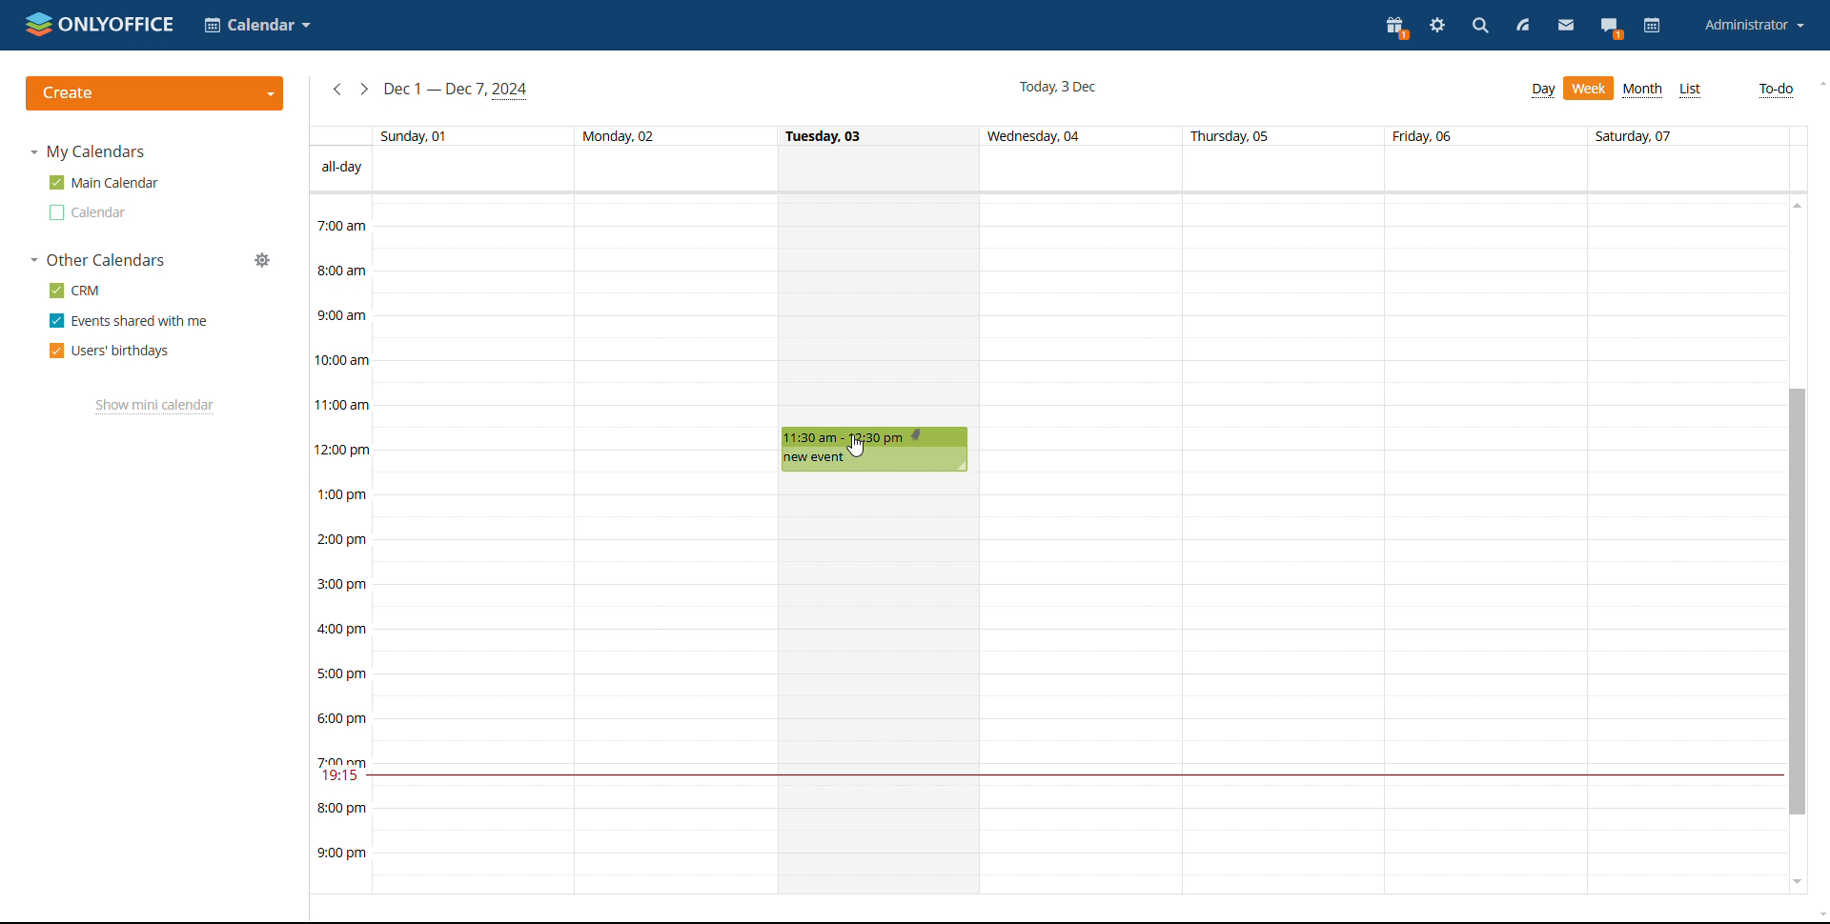 The height and width of the screenshot is (924, 1830). I want to click on 10:00 am, so click(346, 360).